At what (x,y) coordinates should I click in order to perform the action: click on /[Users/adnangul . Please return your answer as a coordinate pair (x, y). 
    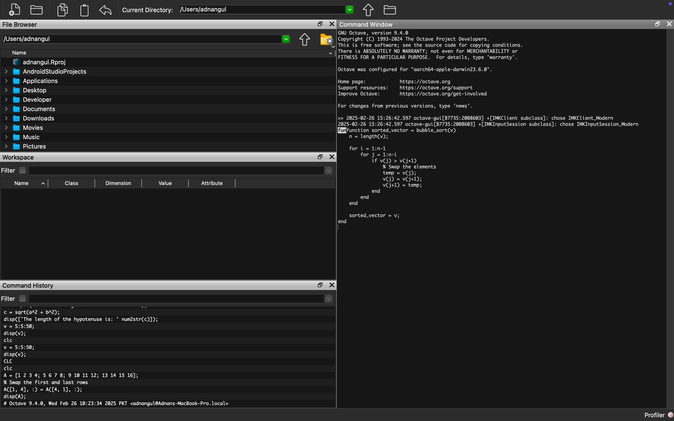
    Looking at the image, I should click on (146, 39).